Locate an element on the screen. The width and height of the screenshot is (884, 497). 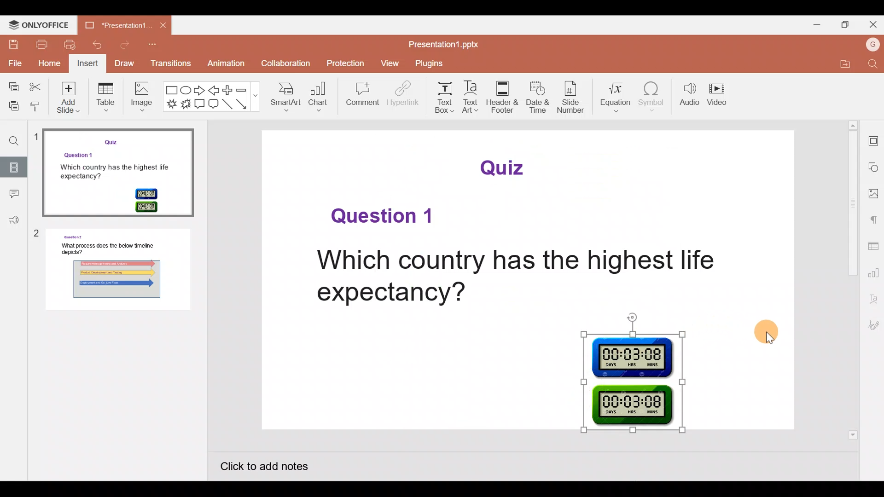
Customize quick access toolbar is located at coordinates (158, 46).